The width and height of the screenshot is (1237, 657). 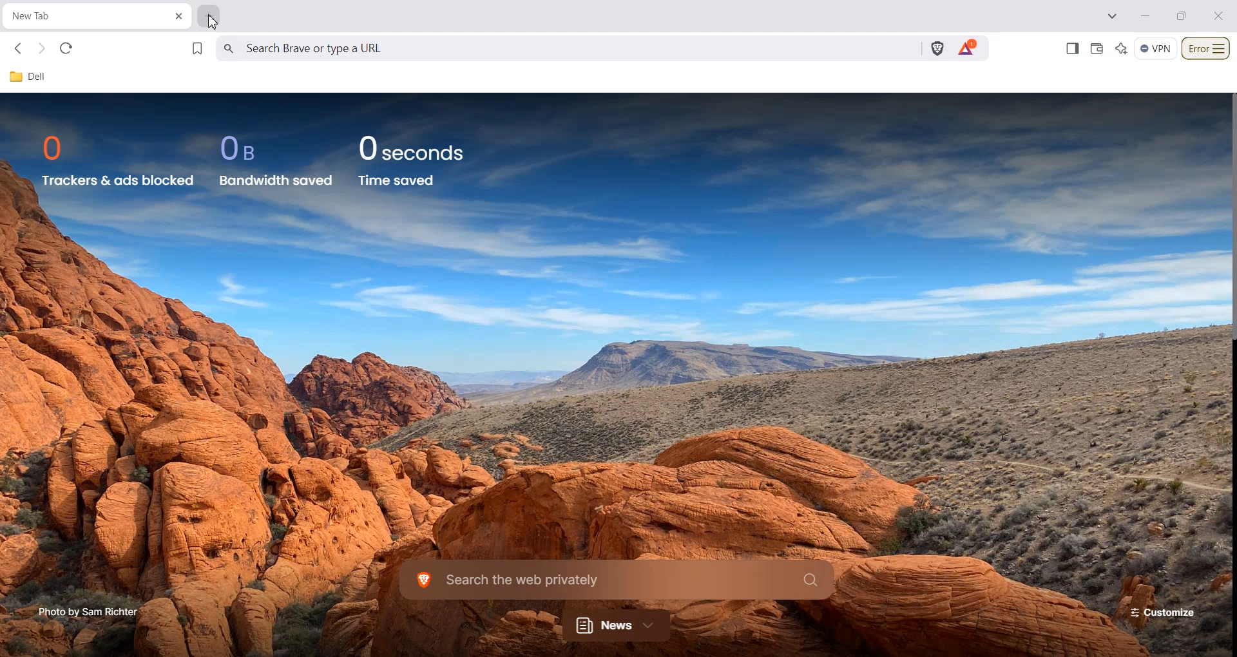 What do you see at coordinates (618, 625) in the screenshot?
I see `News` at bounding box center [618, 625].